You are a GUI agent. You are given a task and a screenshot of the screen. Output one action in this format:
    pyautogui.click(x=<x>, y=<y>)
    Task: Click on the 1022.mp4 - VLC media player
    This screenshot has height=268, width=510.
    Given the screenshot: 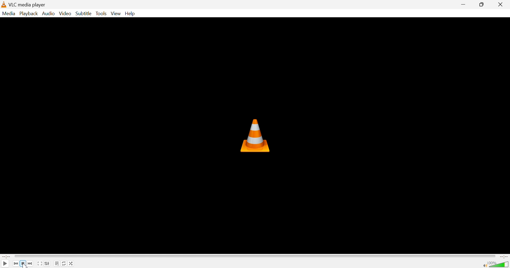 What is the action you would take?
    pyautogui.click(x=36, y=5)
    